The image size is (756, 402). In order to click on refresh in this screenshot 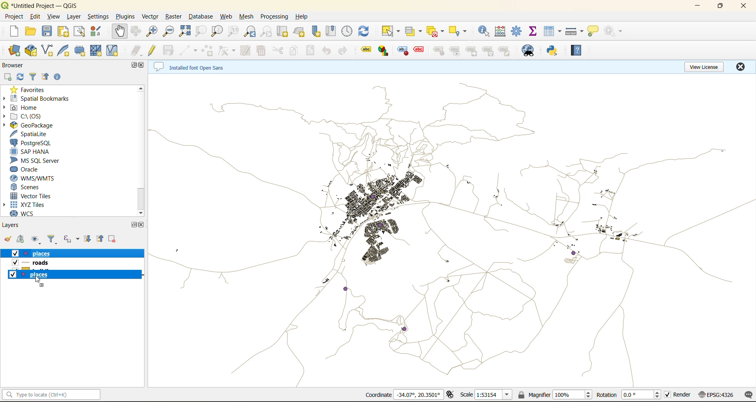, I will do `click(365, 31)`.